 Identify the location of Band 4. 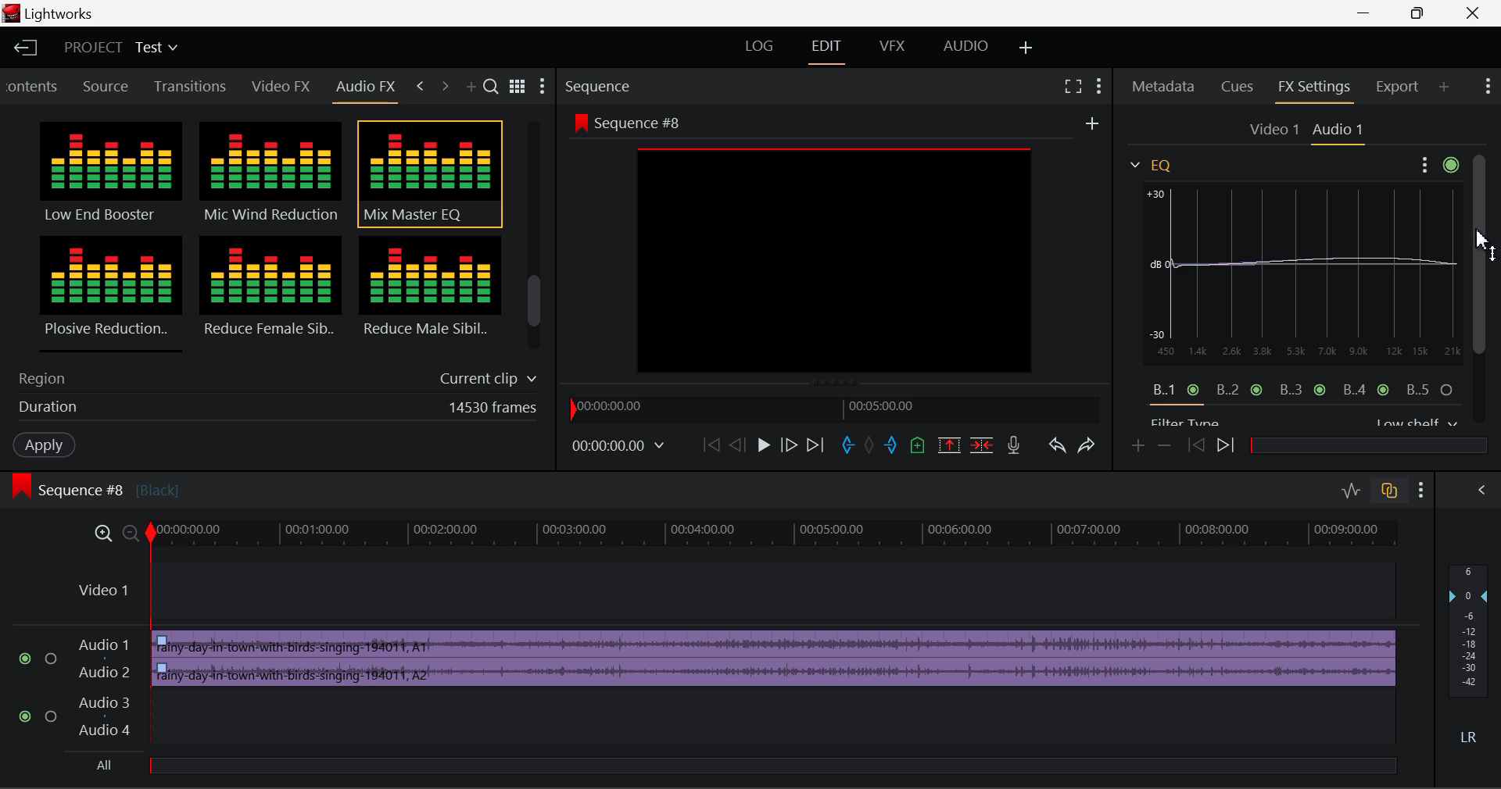
(1370, 390).